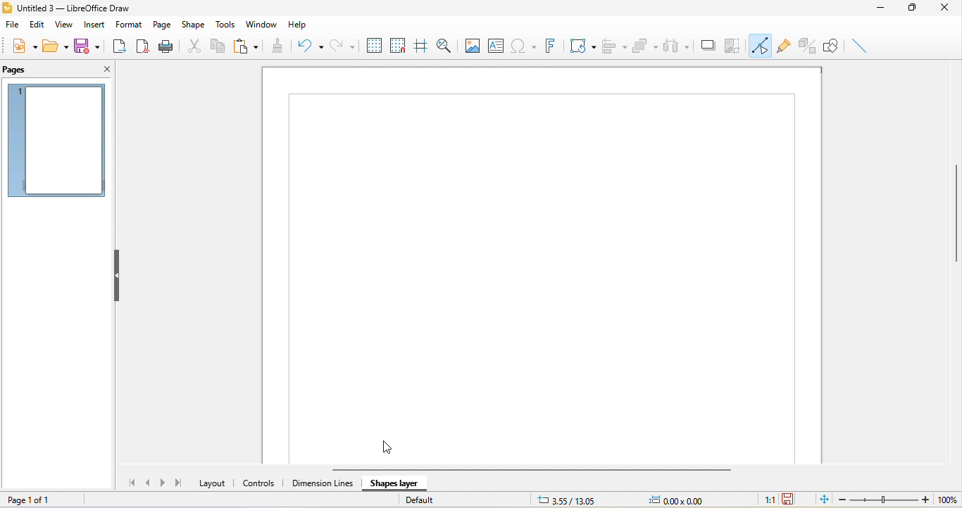 Image resolution: width=962 pixels, height=508 pixels. Describe the element at coordinates (143, 46) in the screenshot. I see `export direct as pdf` at that location.